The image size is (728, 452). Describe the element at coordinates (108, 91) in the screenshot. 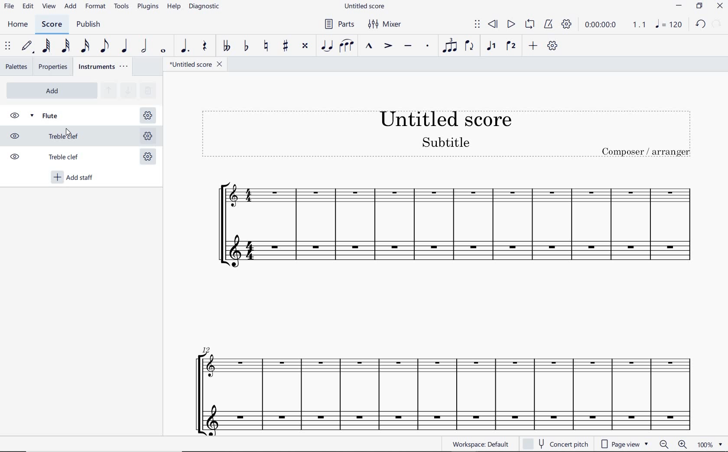

I see `MOVE SELECTED INSTRUMENT UP` at that location.